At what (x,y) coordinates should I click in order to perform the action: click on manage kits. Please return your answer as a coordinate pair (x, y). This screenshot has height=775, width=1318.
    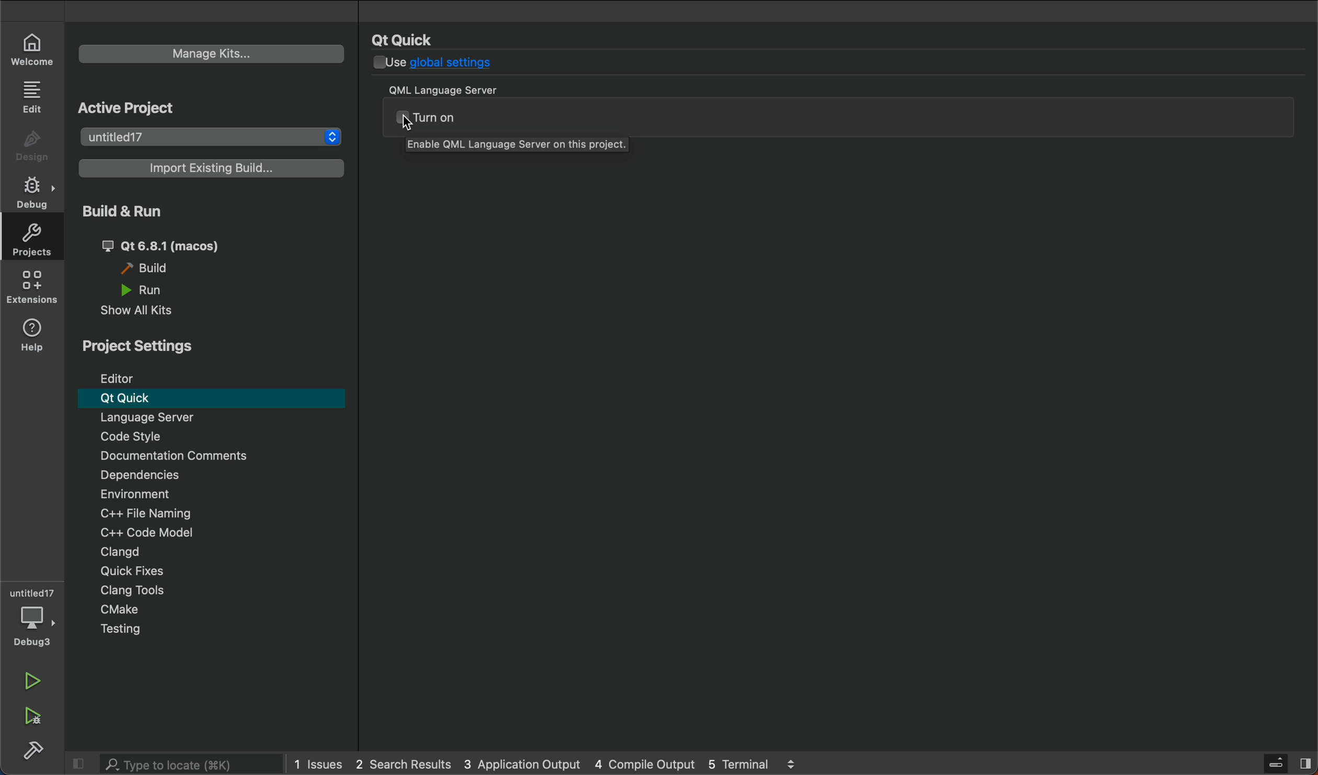
    Looking at the image, I should click on (211, 54).